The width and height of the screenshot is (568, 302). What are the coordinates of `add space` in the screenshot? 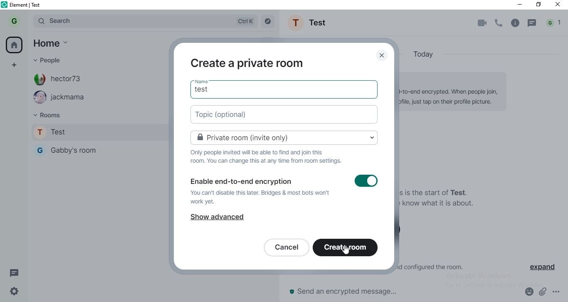 It's located at (15, 68).